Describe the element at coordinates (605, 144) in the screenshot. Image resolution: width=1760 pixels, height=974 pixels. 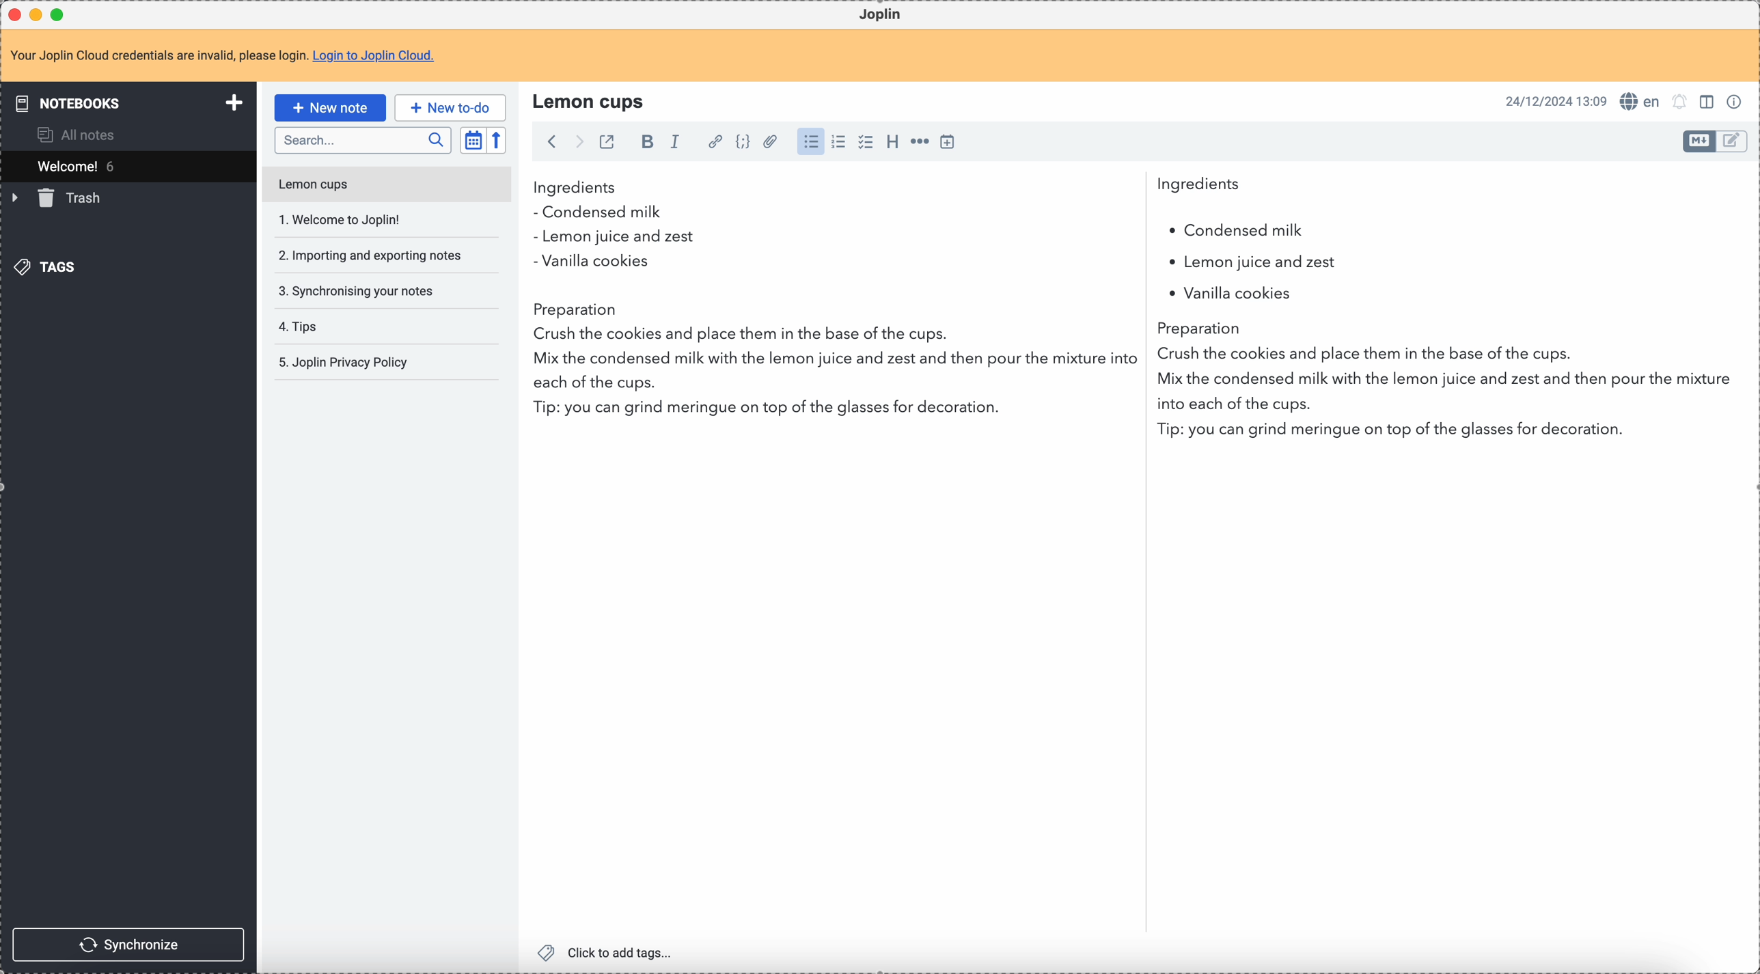
I see `toggle external editing` at that location.